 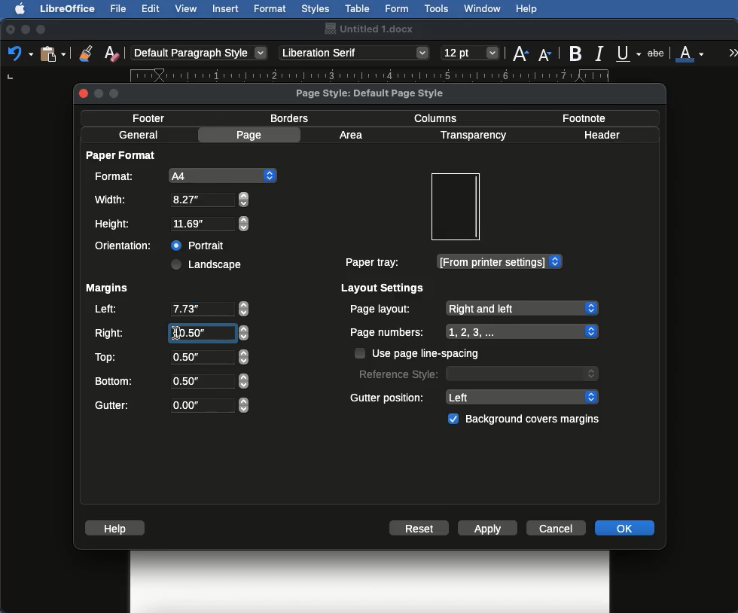 I want to click on , so click(x=176, y=332).